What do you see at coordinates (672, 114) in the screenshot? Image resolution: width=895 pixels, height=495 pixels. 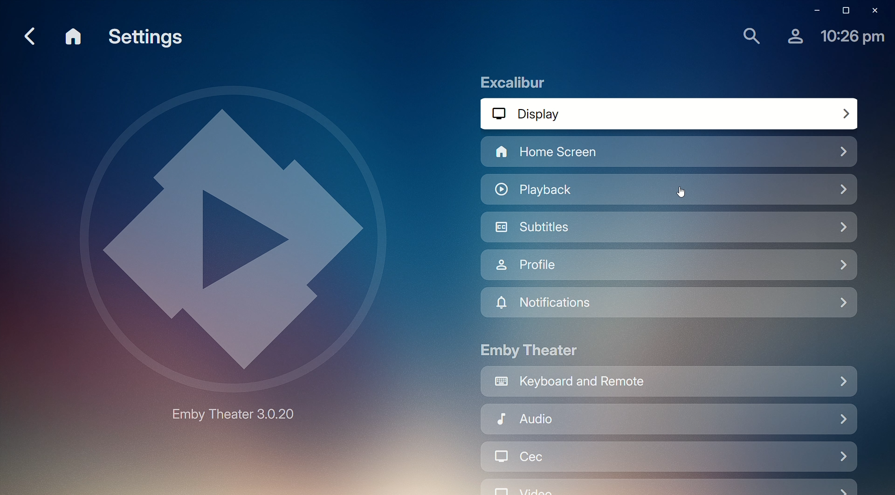 I see `Display` at bounding box center [672, 114].